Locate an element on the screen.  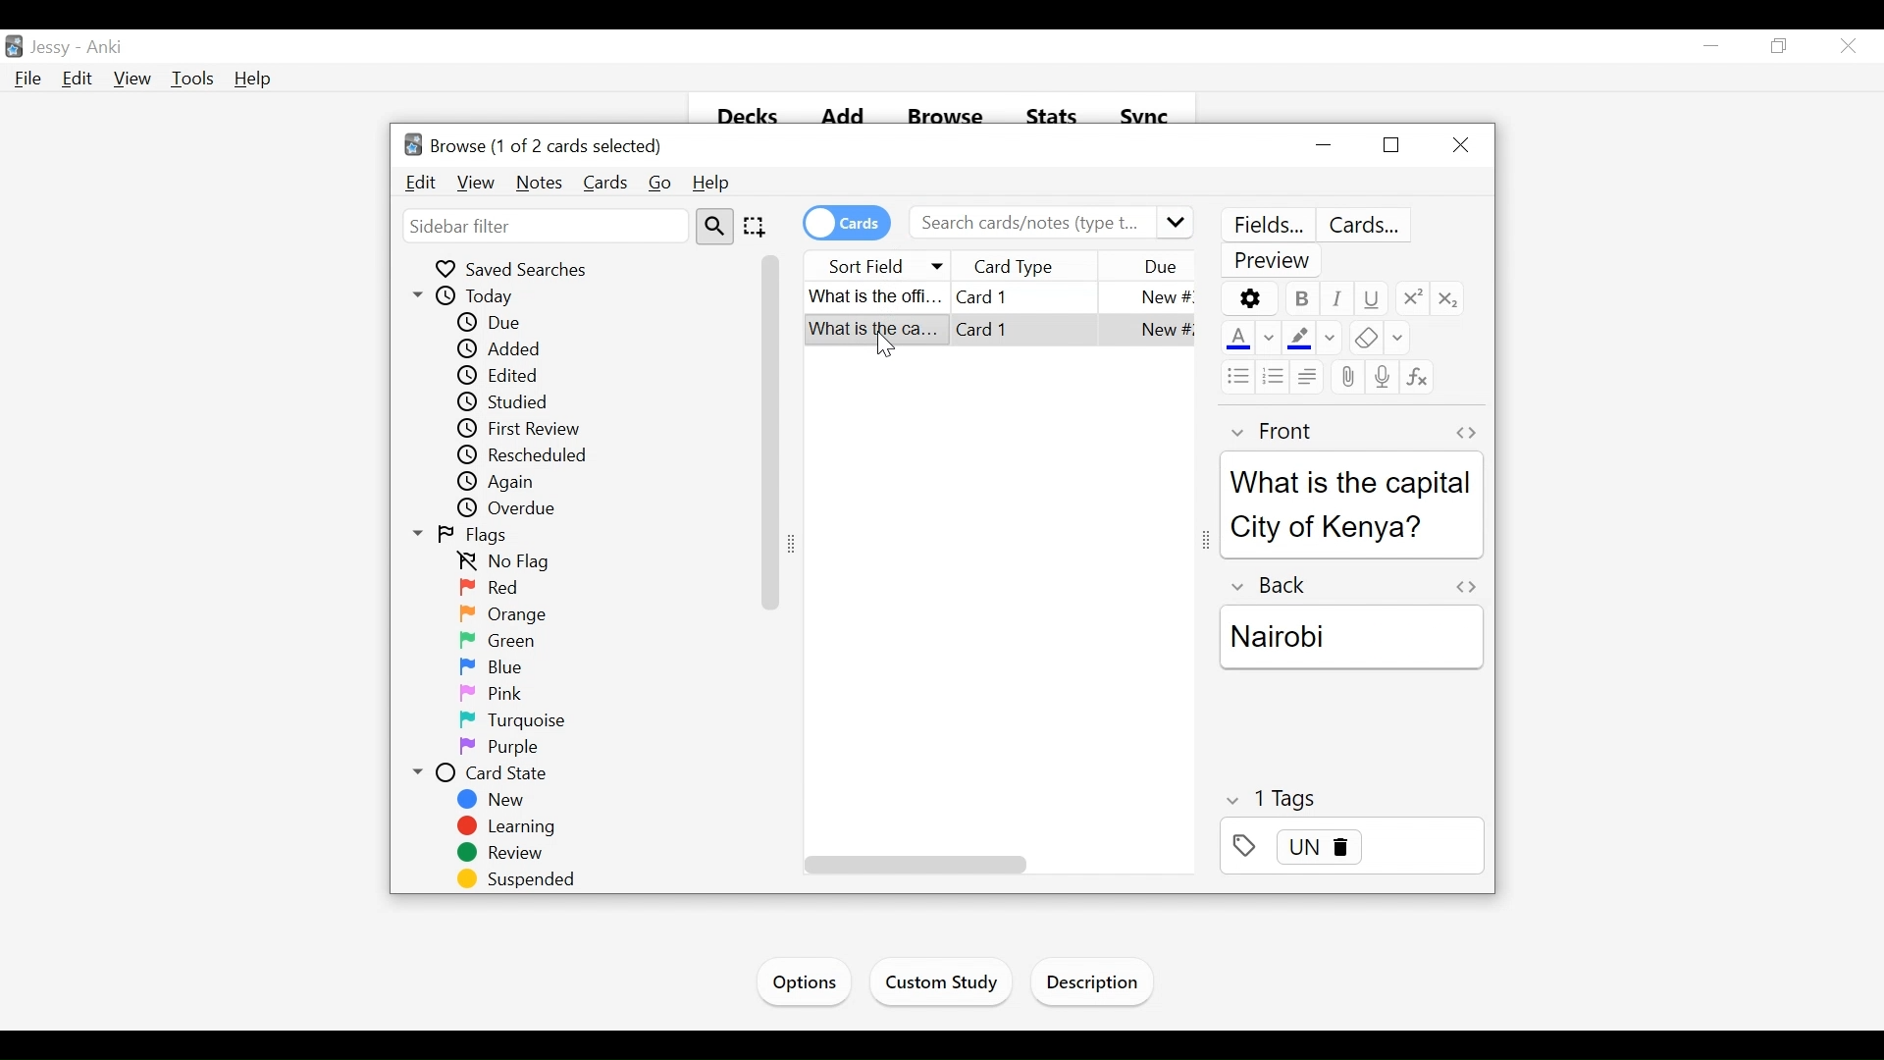
Card is located at coordinates (996, 296).